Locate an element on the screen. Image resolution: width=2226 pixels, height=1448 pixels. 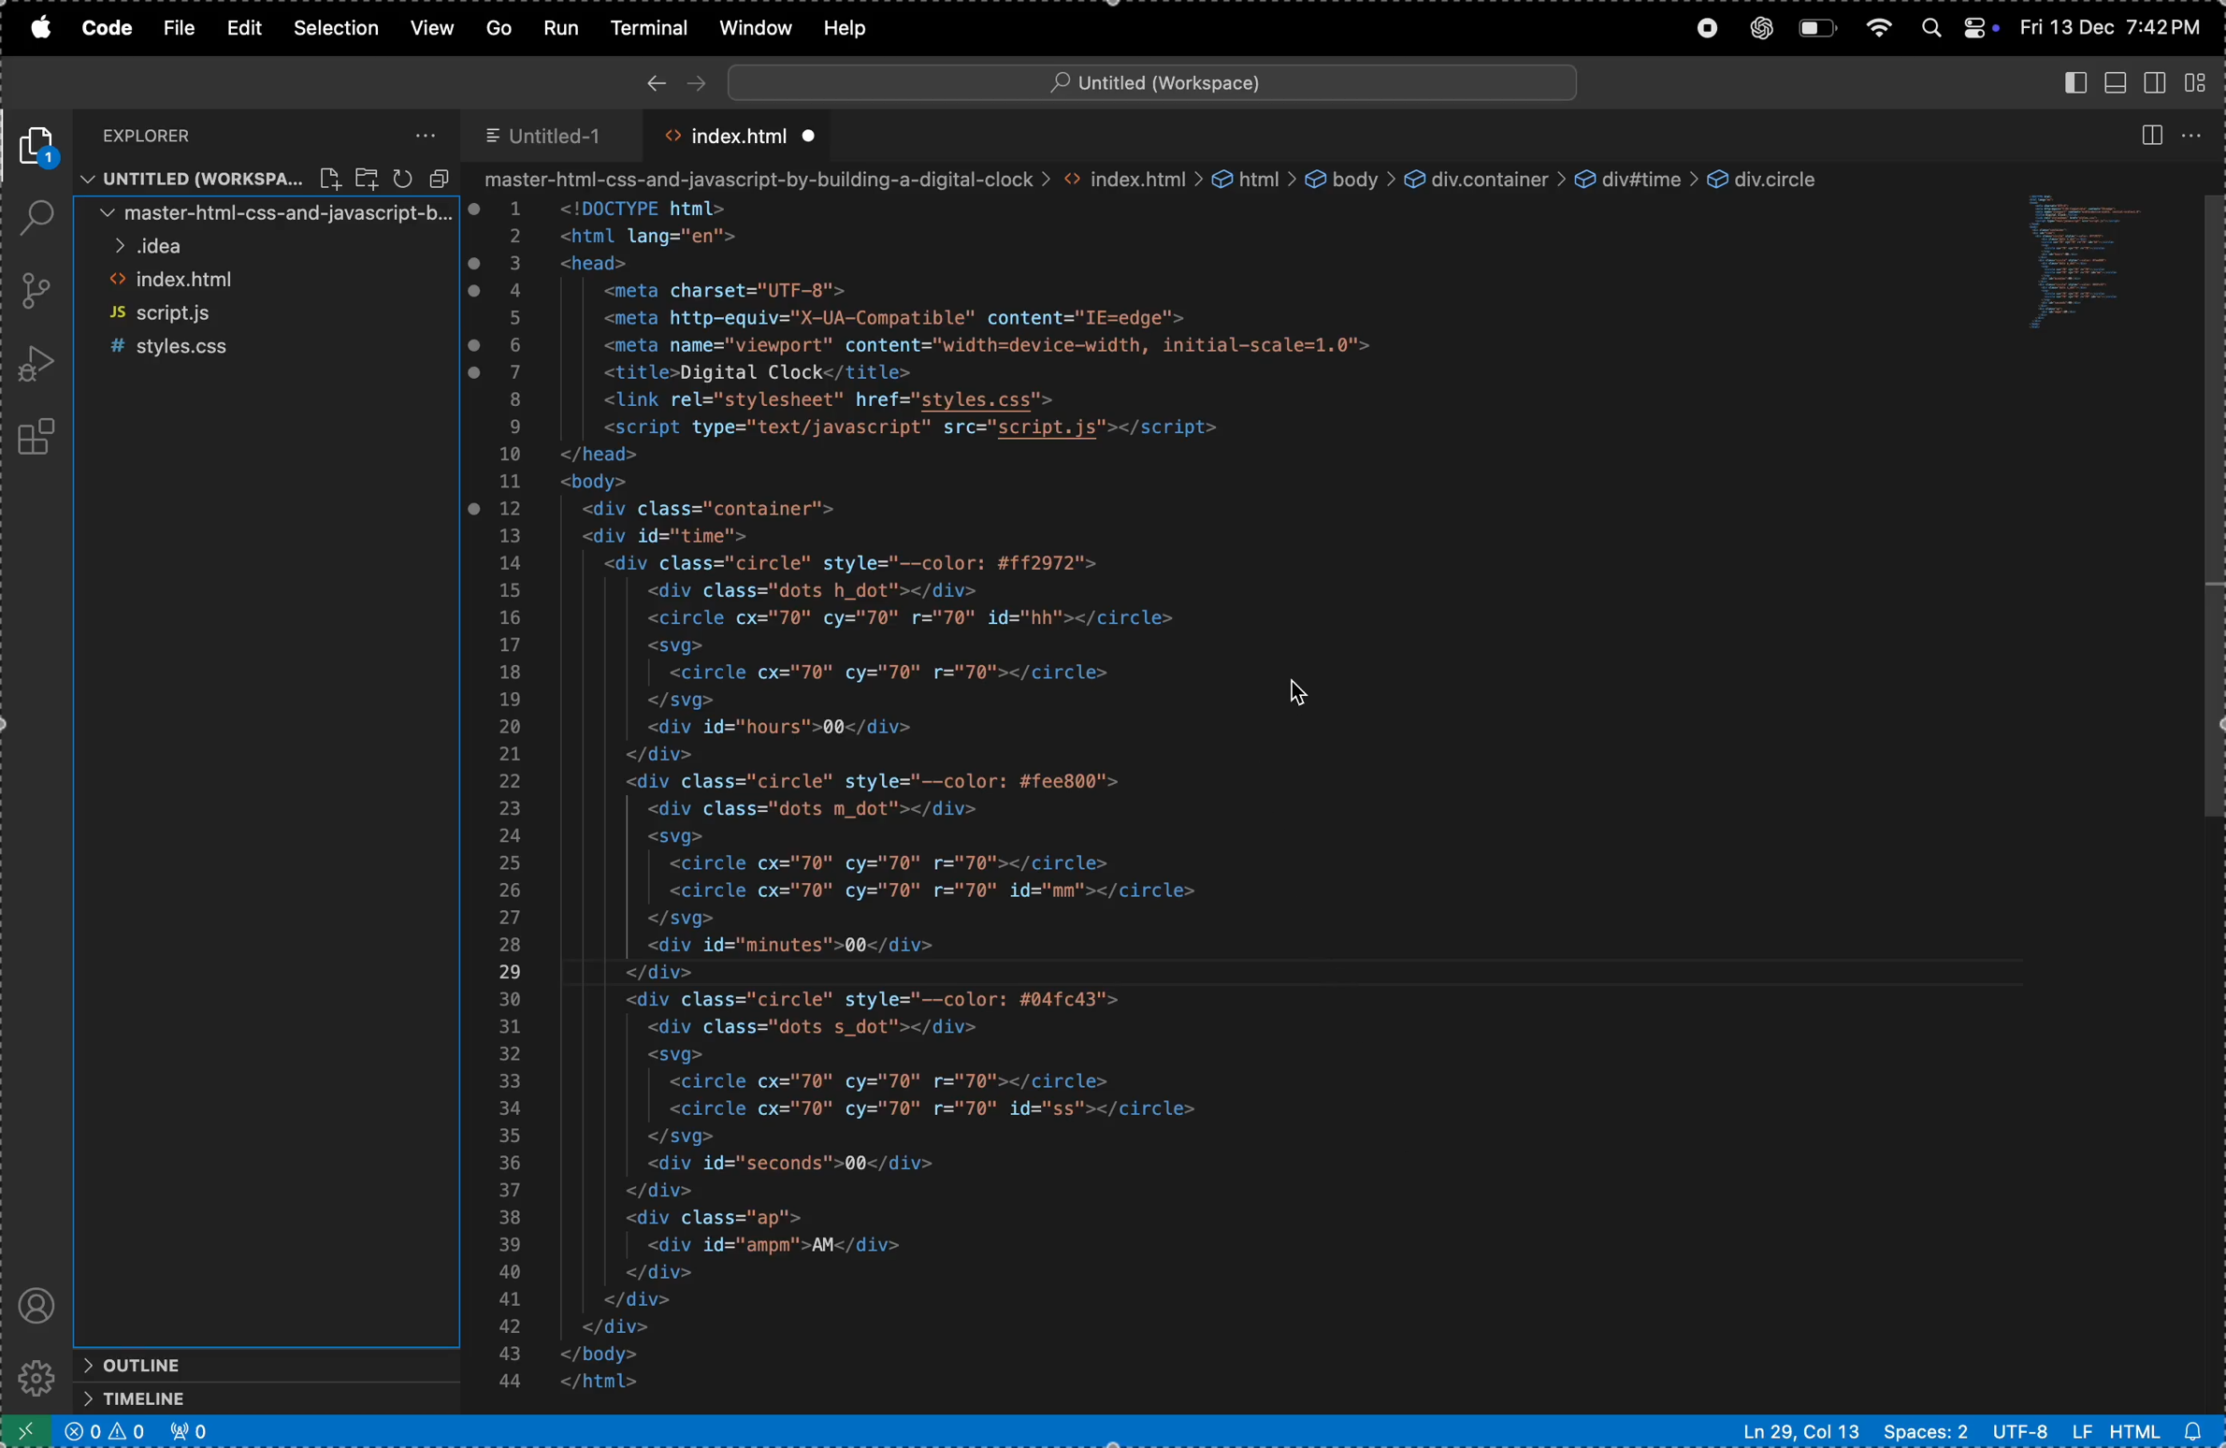
spaces 2 is located at coordinates (1923, 1430).